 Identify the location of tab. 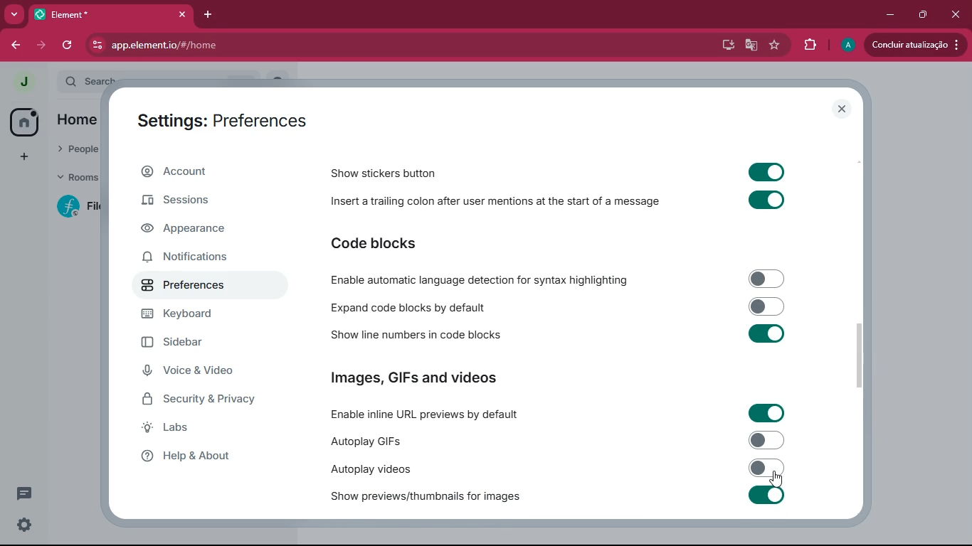
(103, 15).